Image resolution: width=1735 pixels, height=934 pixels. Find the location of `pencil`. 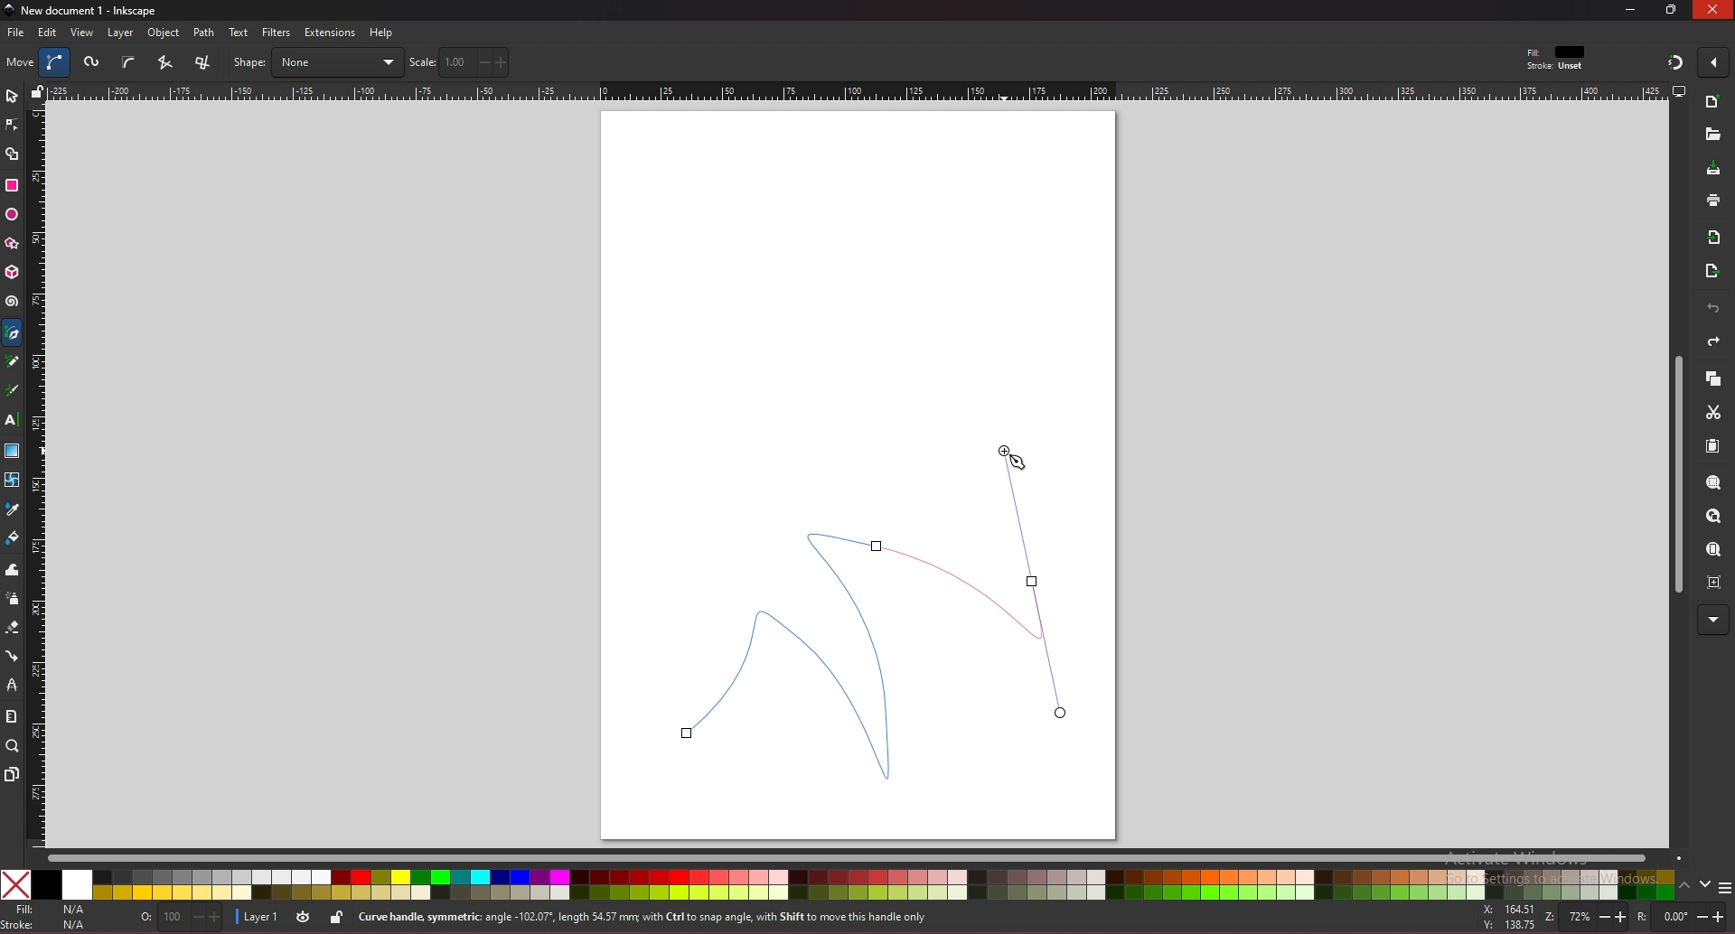

pencil is located at coordinates (17, 362).